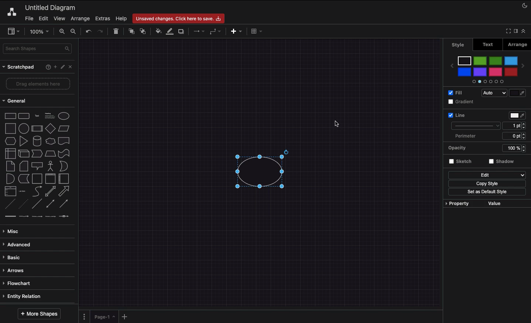 The width and height of the screenshot is (531, 323). Describe the element at coordinates (51, 165) in the screenshot. I see `Actor` at that location.